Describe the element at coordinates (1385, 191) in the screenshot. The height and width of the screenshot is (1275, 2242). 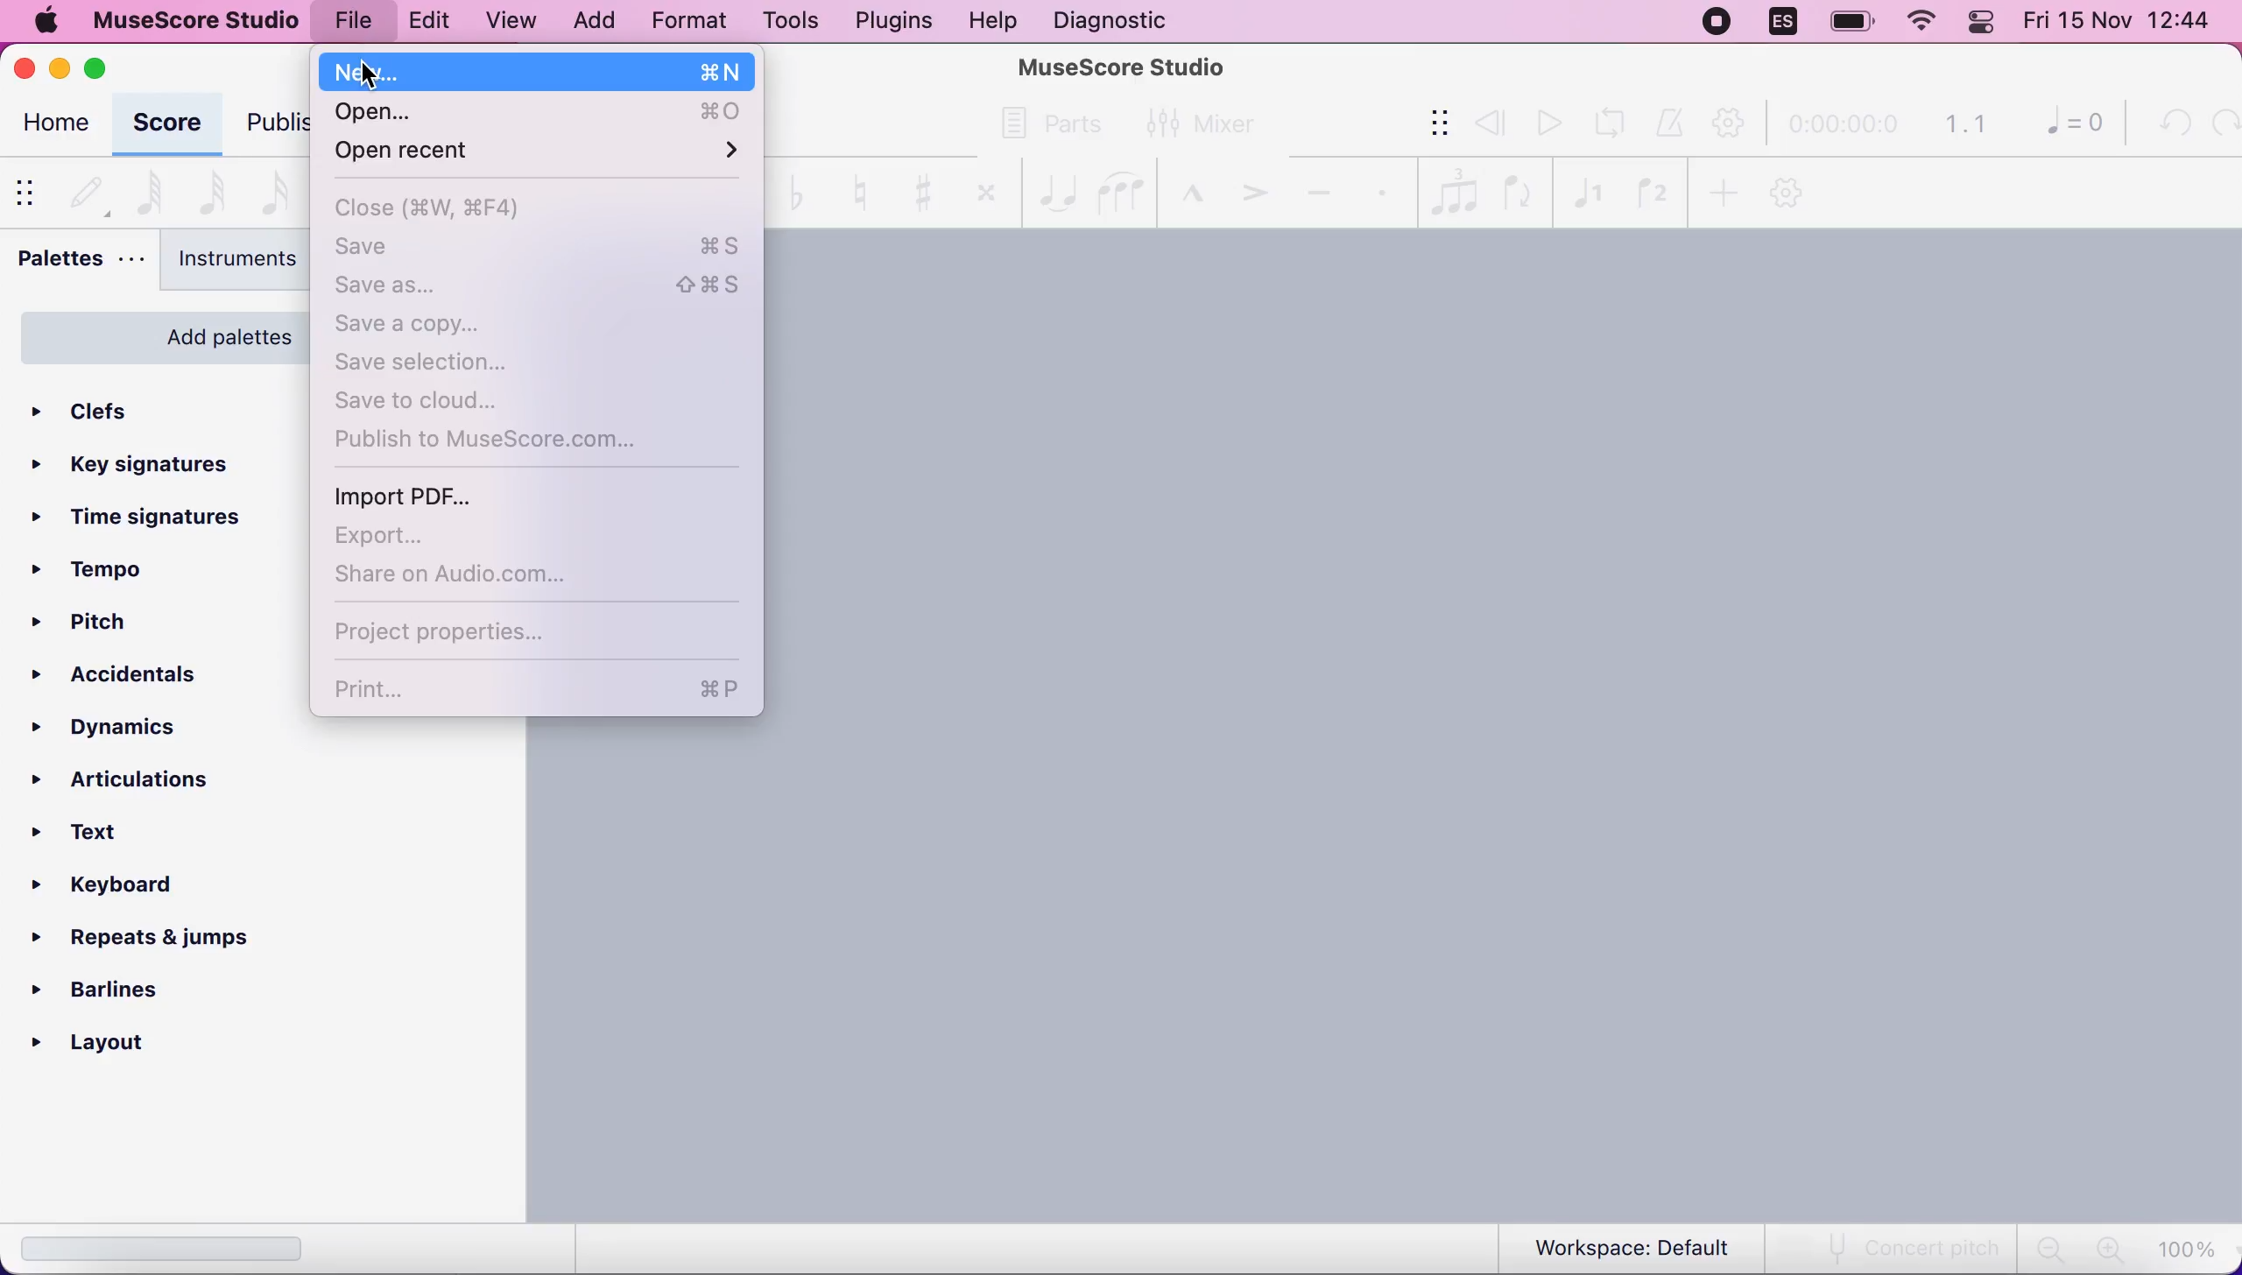
I see `staccato` at that location.